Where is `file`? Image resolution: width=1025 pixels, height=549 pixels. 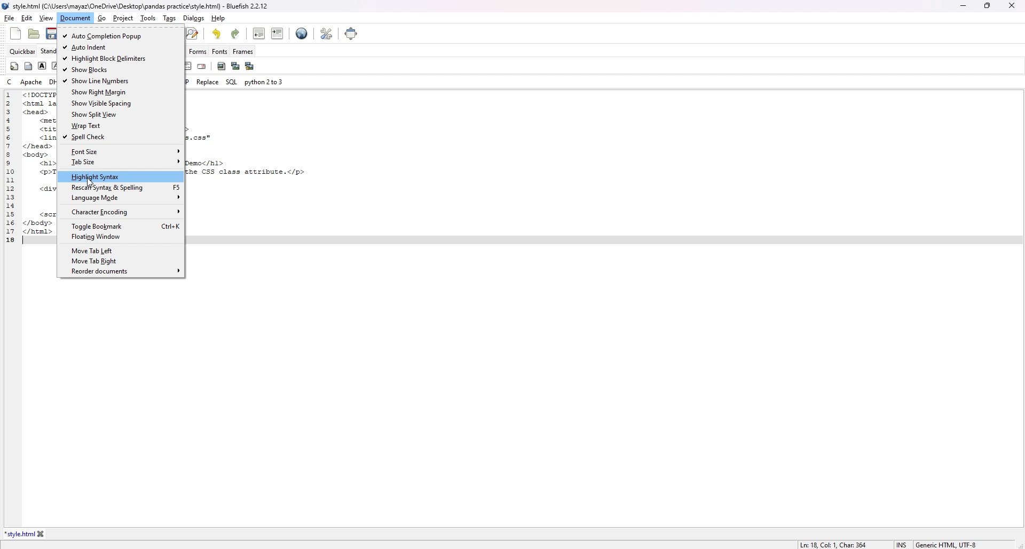 file is located at coordinates (9, 18).